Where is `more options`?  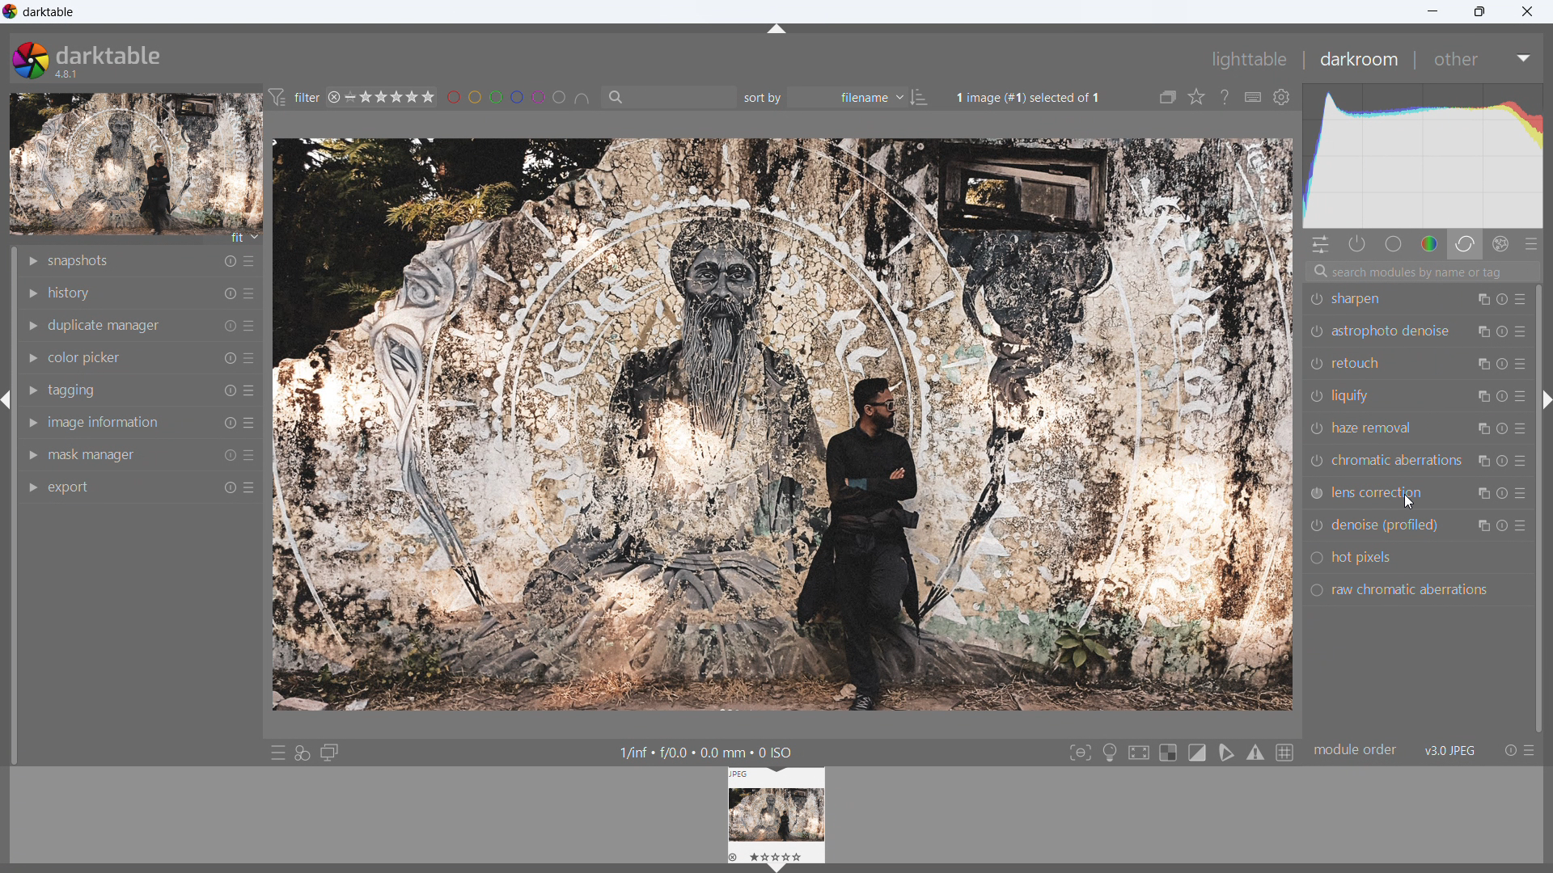
more options is located at coordinates (253, 426).